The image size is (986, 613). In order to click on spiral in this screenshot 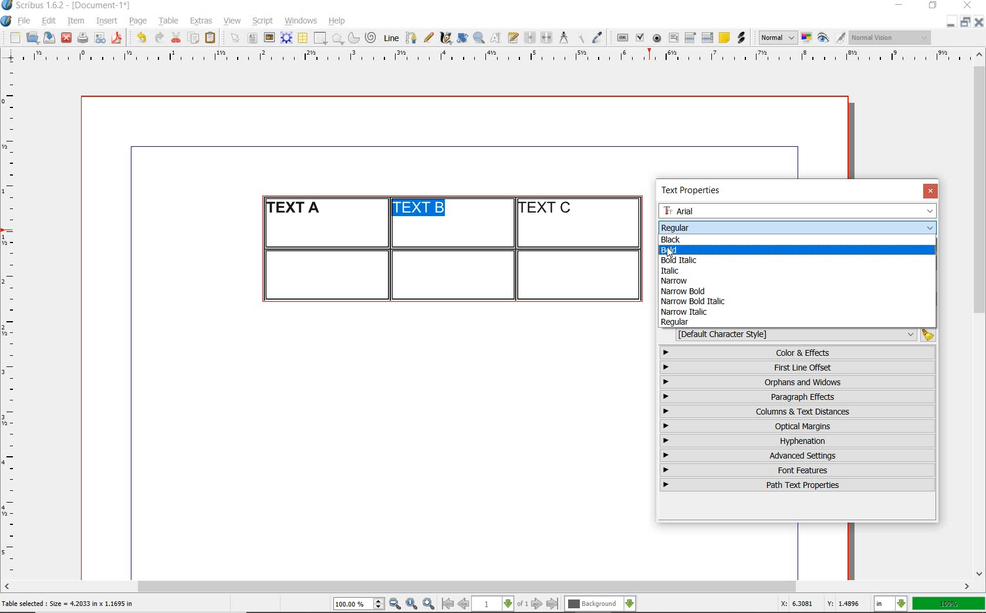, I will do `click(372, 38)`.